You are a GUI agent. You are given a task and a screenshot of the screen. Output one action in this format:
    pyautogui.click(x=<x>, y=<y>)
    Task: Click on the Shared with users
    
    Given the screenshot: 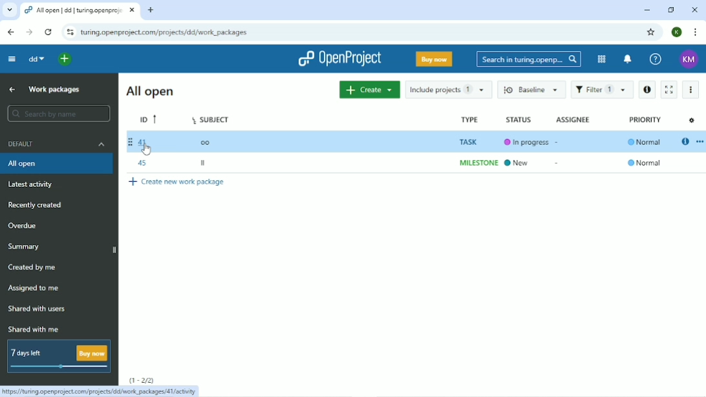 What is the action you would take?
    pyautogui.click(x=39, y=309)
    